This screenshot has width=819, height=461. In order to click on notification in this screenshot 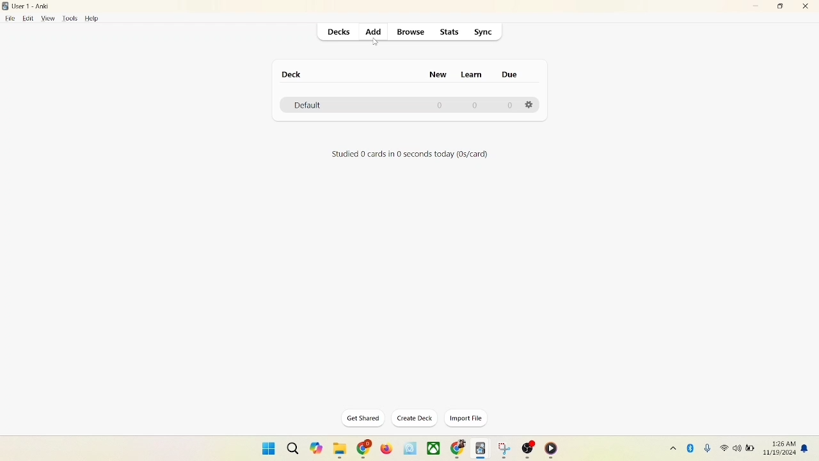, I will do `click(806, 448)`.